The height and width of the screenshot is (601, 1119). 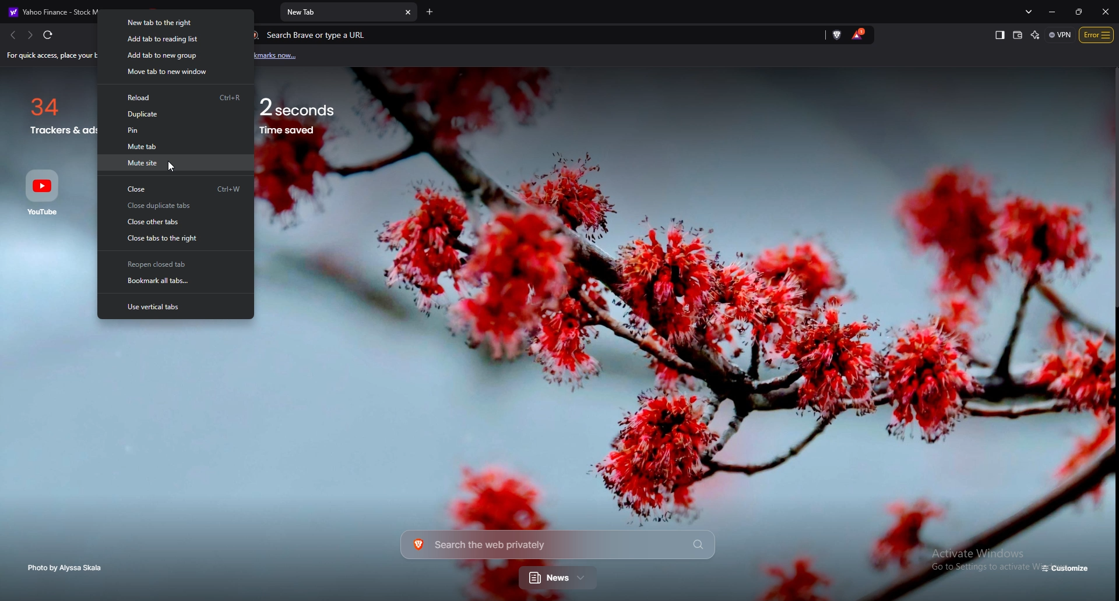 What do you see at coordinates (174, 207) in the screenshot?
I see `close duplicate tabs` at bounding box center [174, 207].